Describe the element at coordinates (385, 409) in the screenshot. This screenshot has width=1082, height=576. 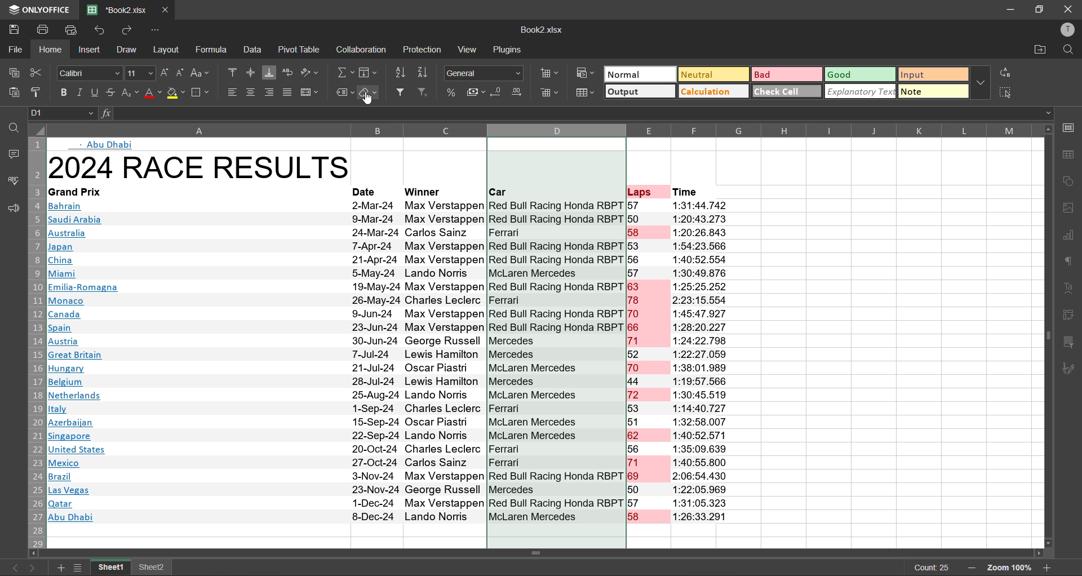
I see `italy 1-Sep-24 Charles Leclerc Ferrari 53 1:14:40.72` at that location.